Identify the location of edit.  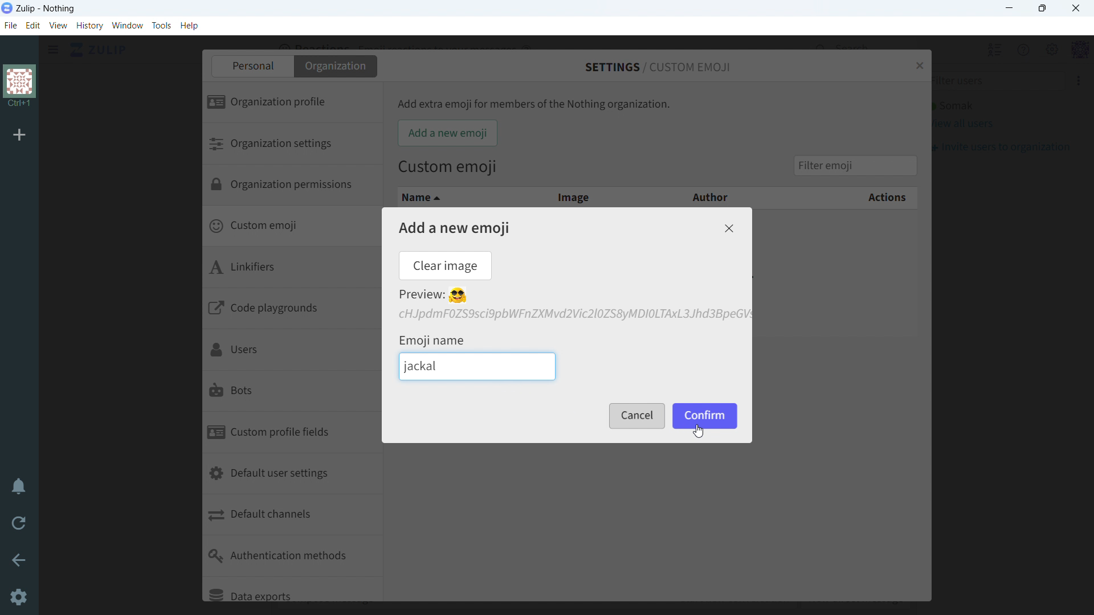
(33, 26).